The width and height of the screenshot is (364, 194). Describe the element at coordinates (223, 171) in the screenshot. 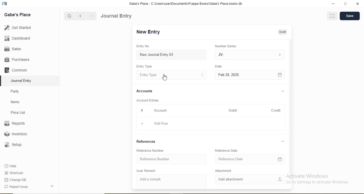

I see `Attachment` at that location.